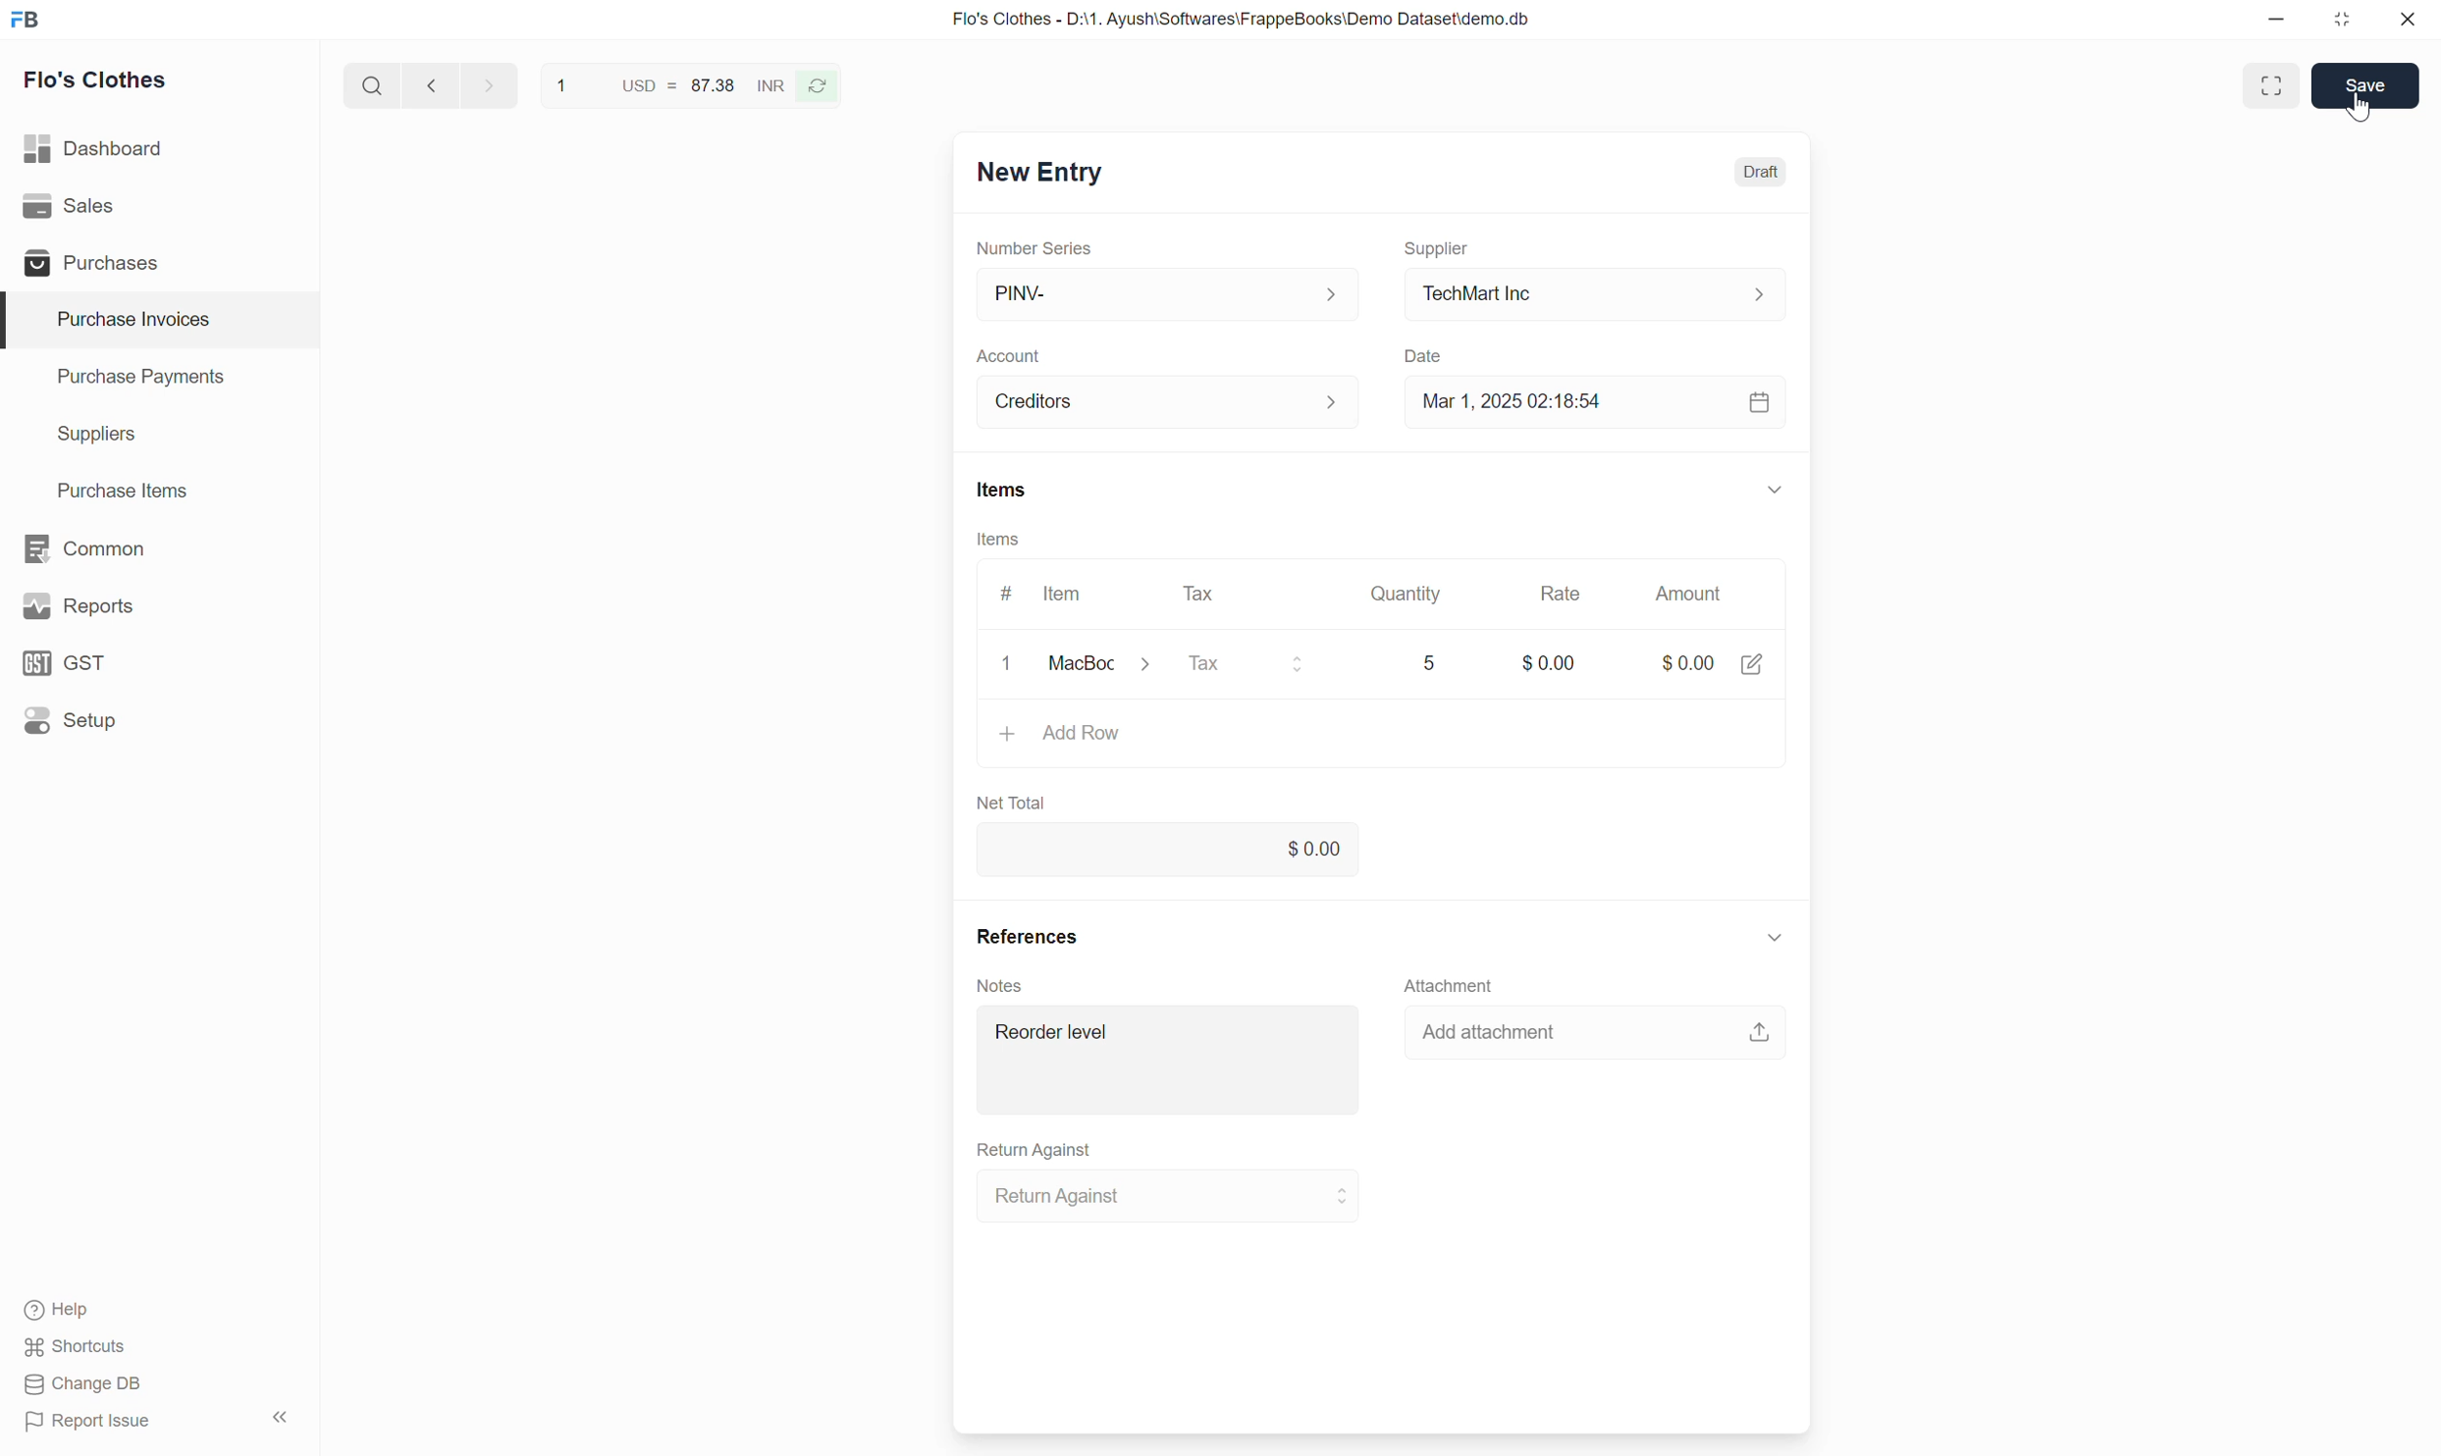 This screenshot has width=2441, height=1456. What do you see at coordinates (160, 492) in the screenshot?
I see `Purchase Items` at bounding box center [160, 492].